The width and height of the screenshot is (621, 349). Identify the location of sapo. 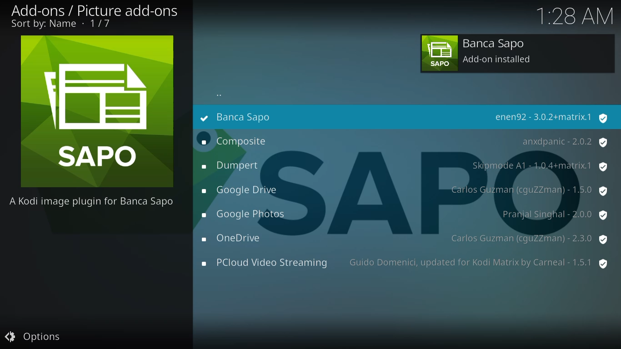
(99, 111).